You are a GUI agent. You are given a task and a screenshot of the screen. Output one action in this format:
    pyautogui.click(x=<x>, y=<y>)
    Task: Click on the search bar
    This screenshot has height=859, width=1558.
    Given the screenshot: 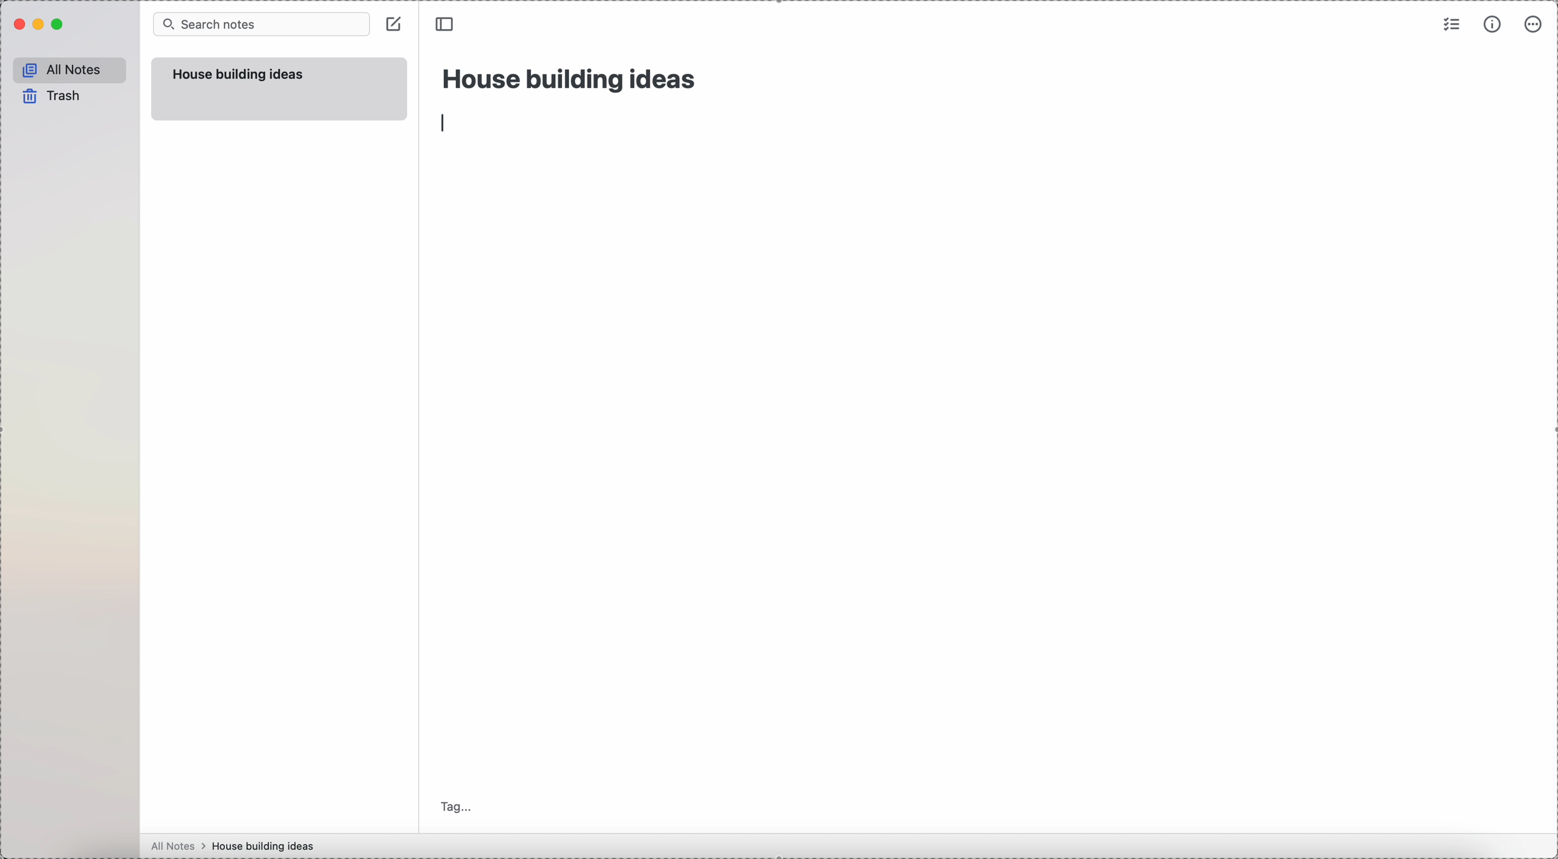 What is the action you would take?
    pyautogui.click(x=260, y=25)
    